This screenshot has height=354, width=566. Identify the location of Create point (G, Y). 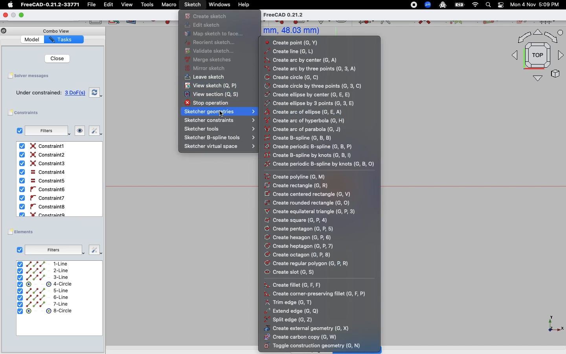
(294, 43).